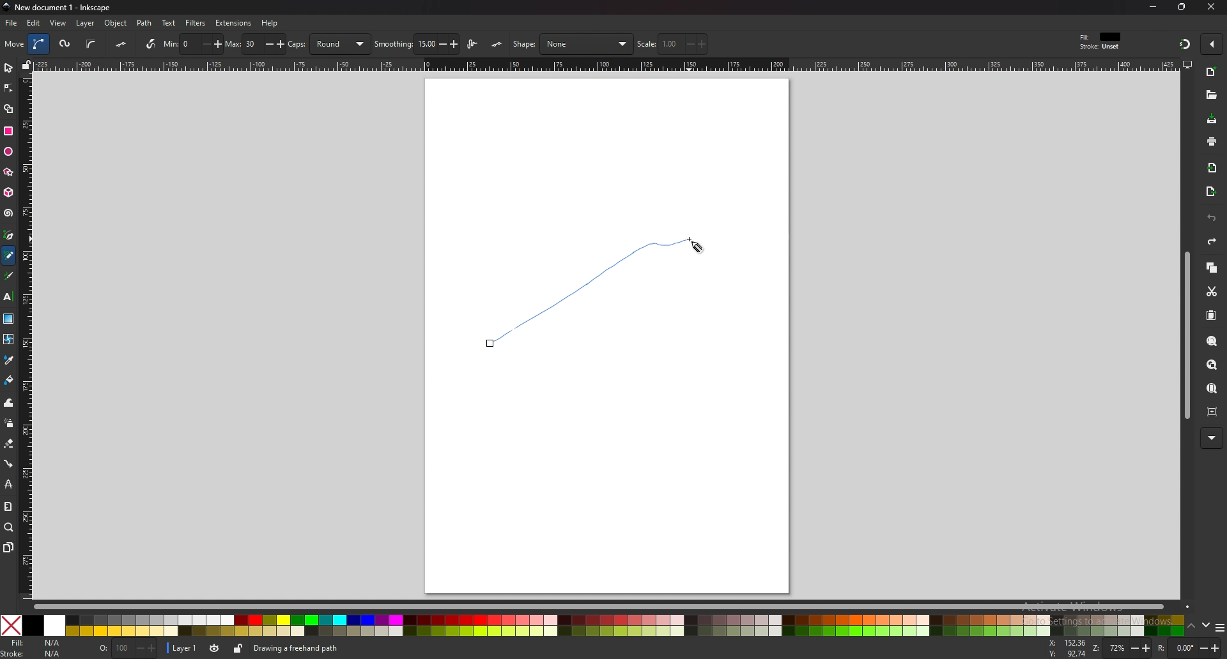 This screenshot has width=1227, height=659. I want to click on node, so click(10, 88).